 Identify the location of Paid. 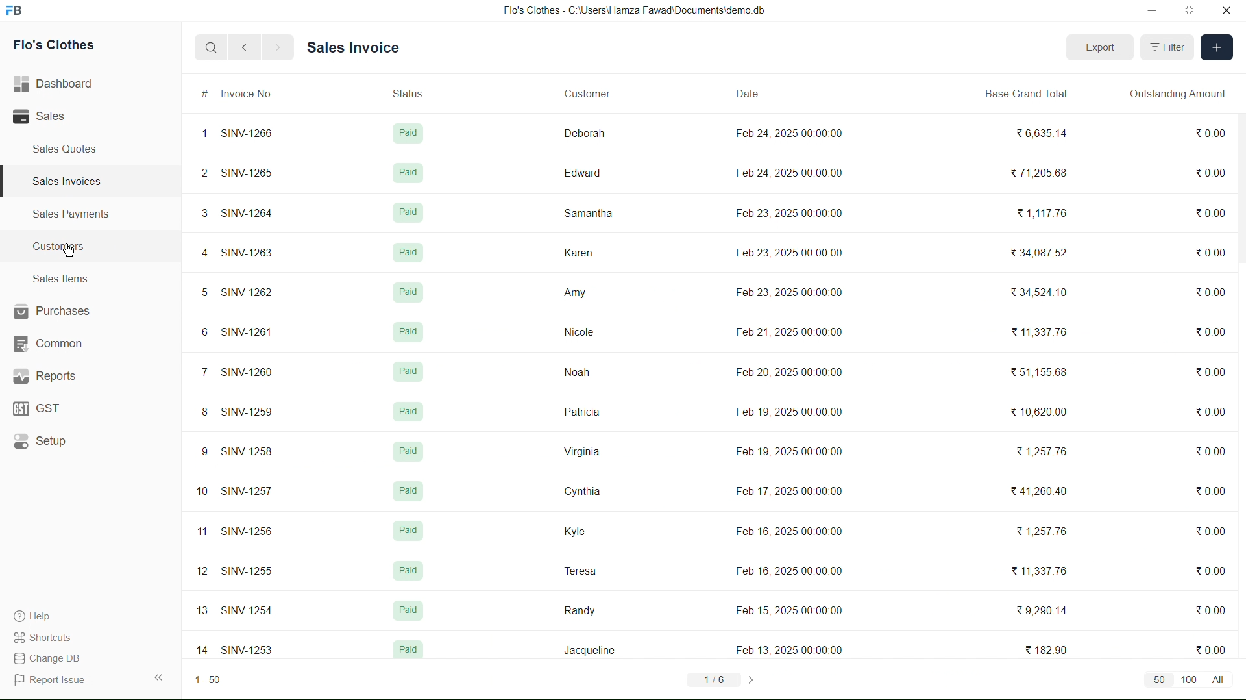
(410, 491).